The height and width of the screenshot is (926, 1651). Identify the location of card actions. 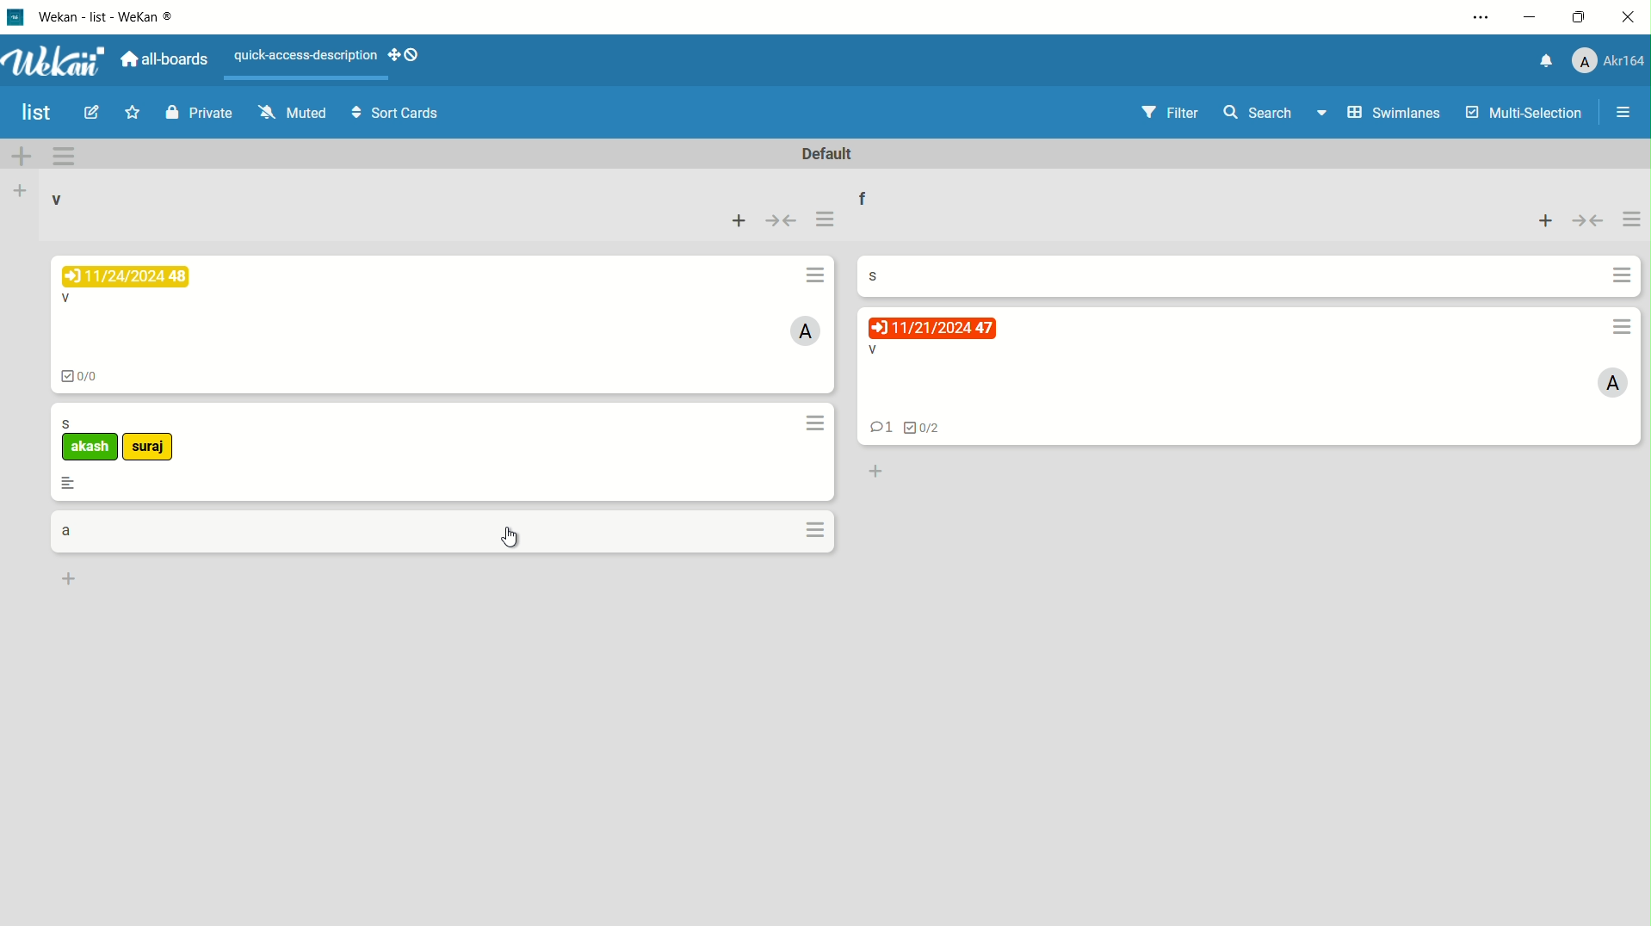
(1624, 329).